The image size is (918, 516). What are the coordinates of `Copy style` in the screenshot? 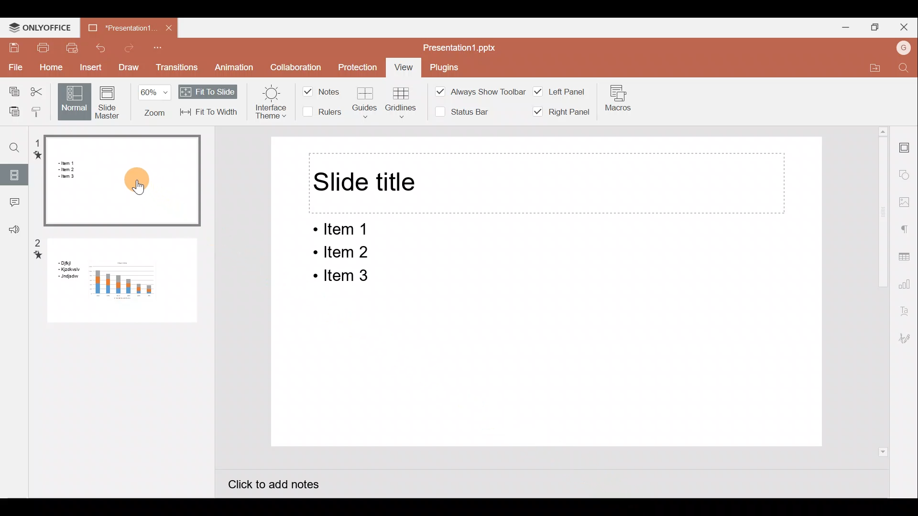 It's located at (41, 112).